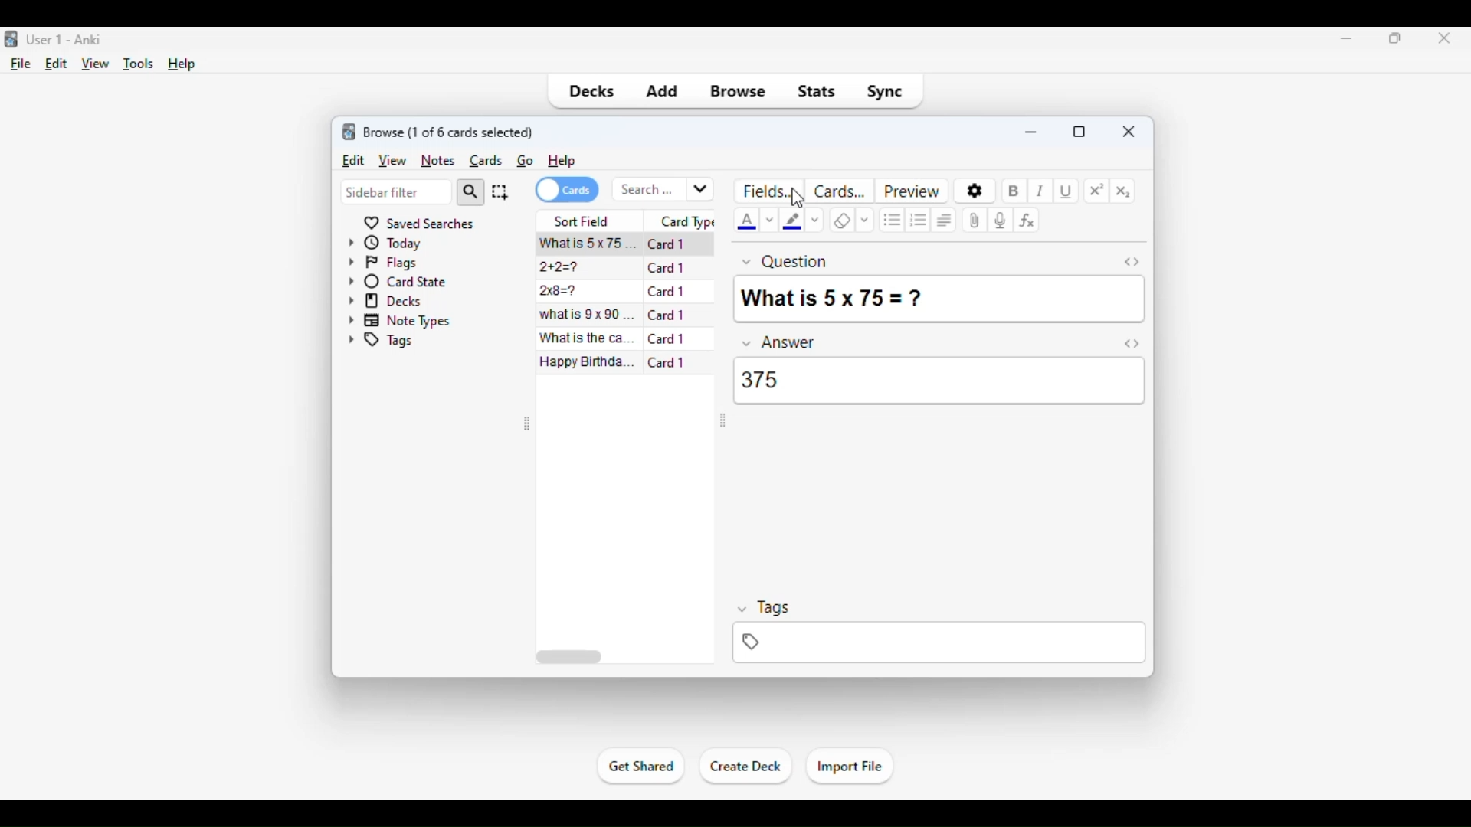 The height and width of the screenshot is (827, 1471). What do you see at coordinates (749, 221) in the screenshot?
I see `text color` at bounding box center [749, 221].